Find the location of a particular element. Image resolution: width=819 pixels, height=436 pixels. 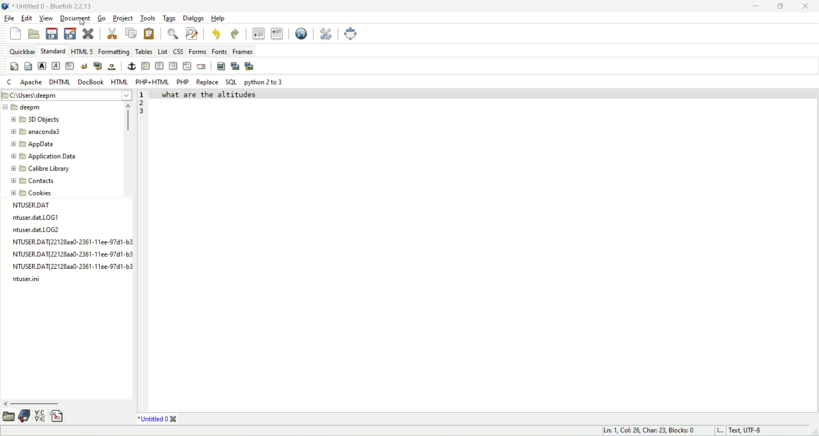

contacts is located at coordinates (35, 180).